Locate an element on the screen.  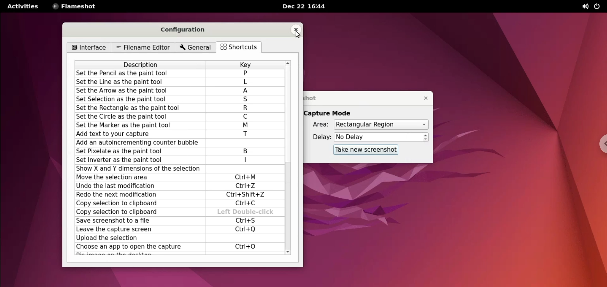
Ctrl + Shift + Z is located at coordinates (248, 195).